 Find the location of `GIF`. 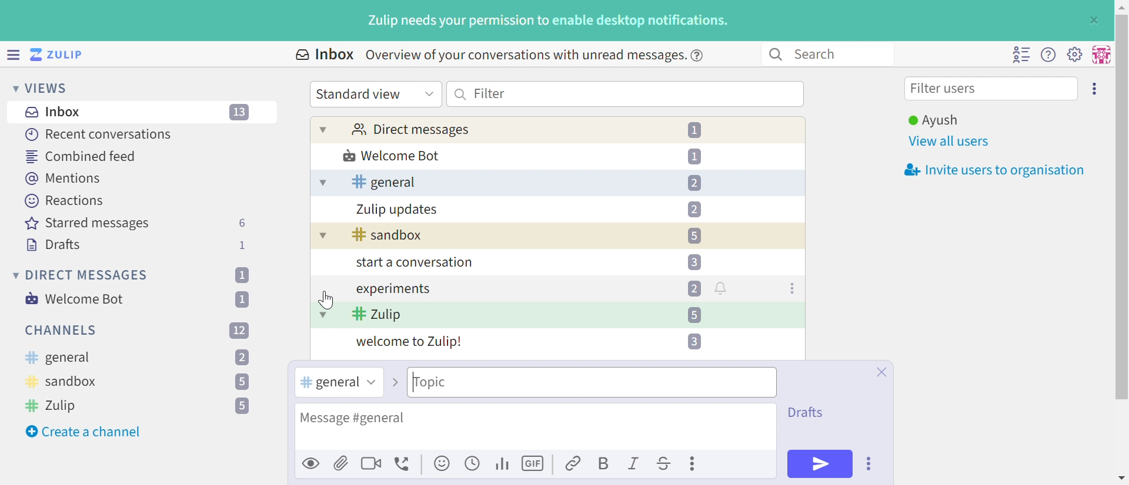

GIF is located at coordinates (535, 464).